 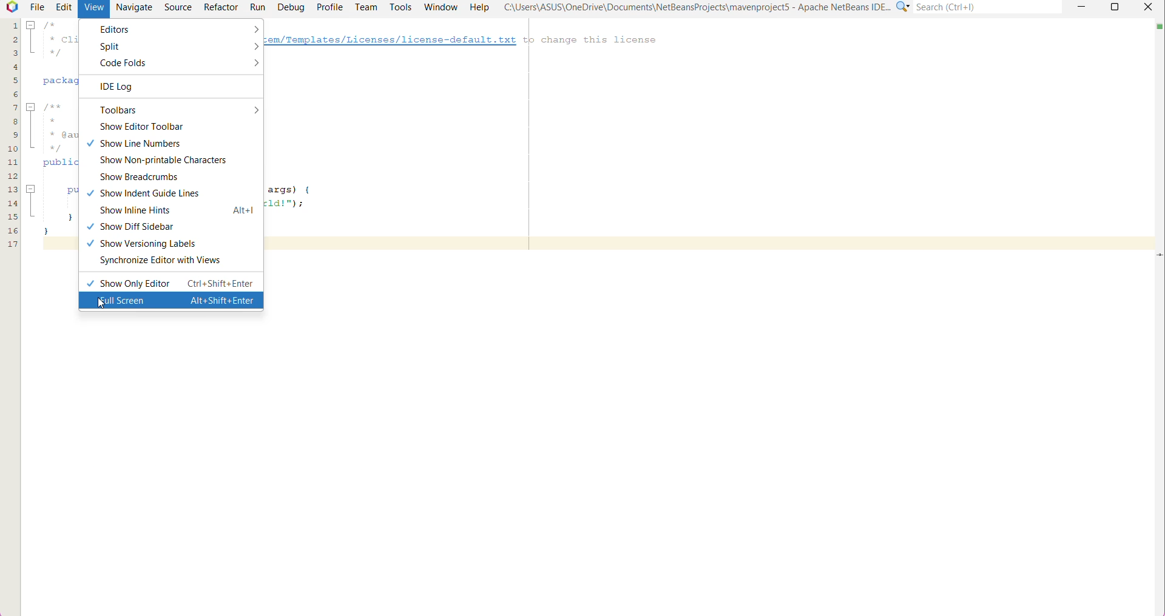 I want to click on Close, so click(x=1147, y=7).